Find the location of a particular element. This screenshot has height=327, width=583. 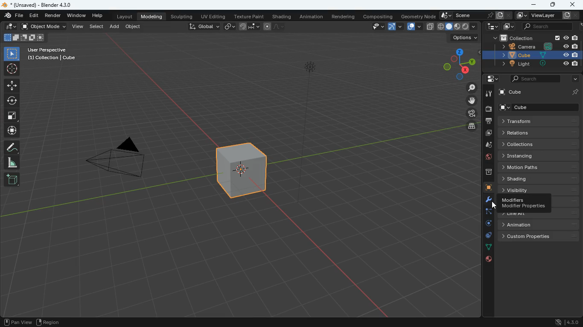

move is located at coordinates (474, 100).